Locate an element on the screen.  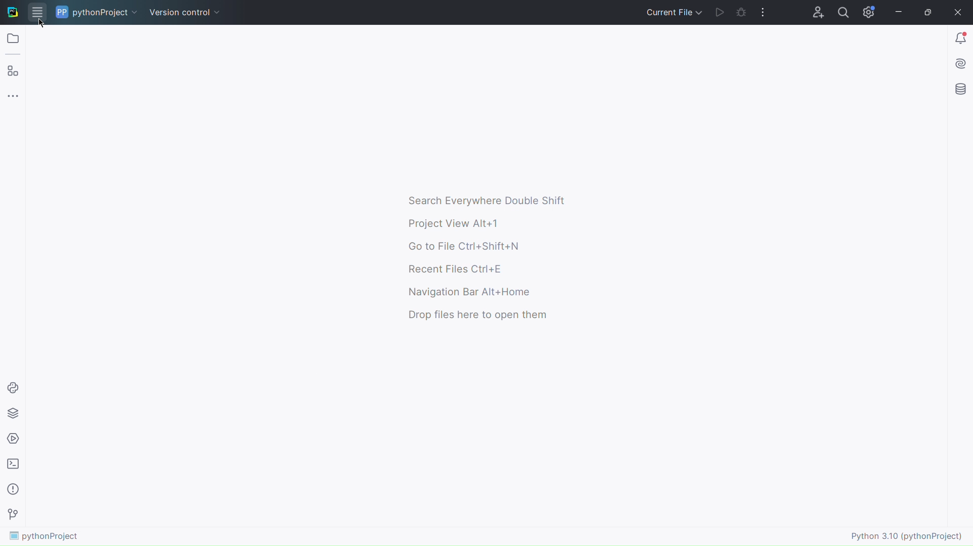
Search is located at coordinates (844, 11).